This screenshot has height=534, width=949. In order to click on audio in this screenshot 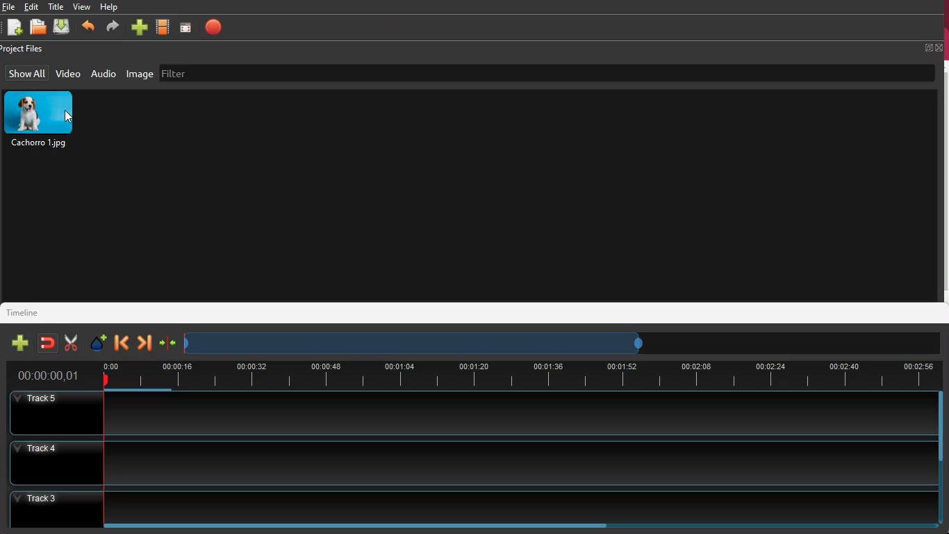, I will do `click(105, 75)`.